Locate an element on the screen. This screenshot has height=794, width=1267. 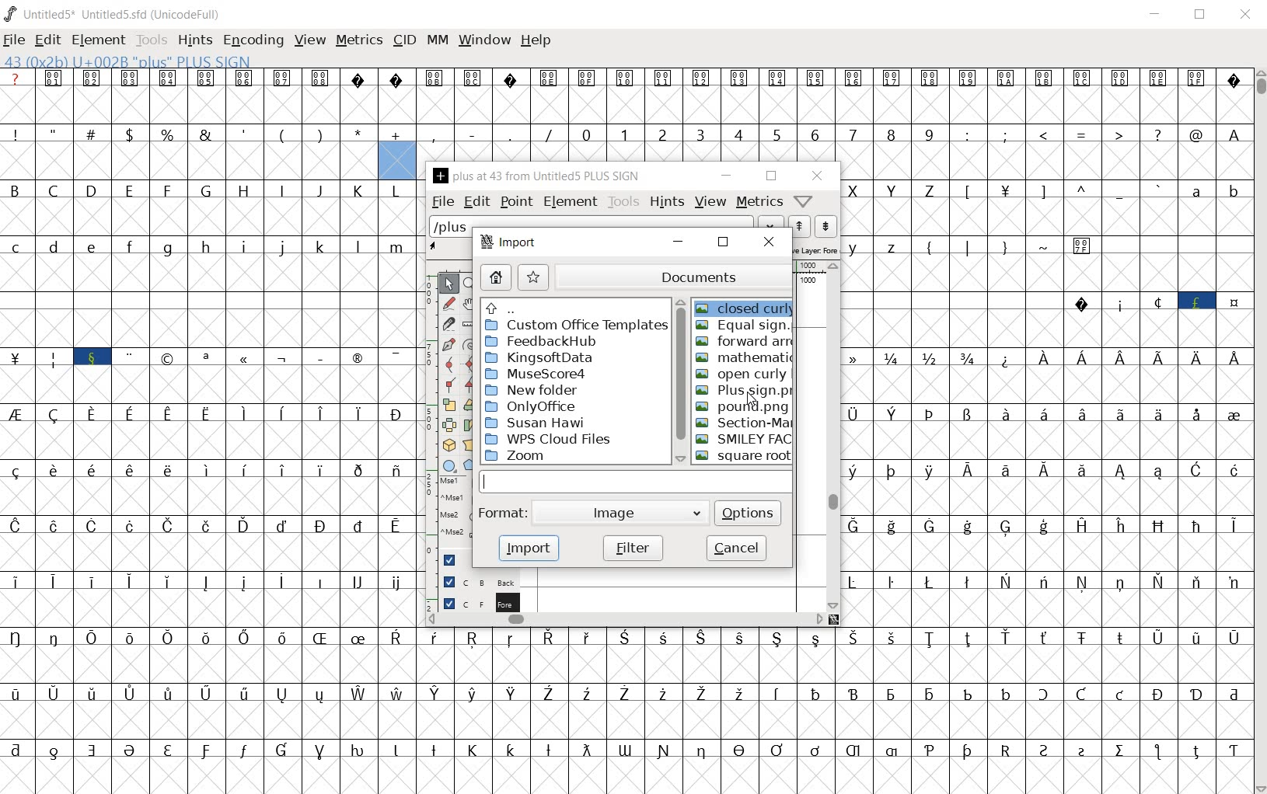
Add a corner point is located at coordinates (449, 384).